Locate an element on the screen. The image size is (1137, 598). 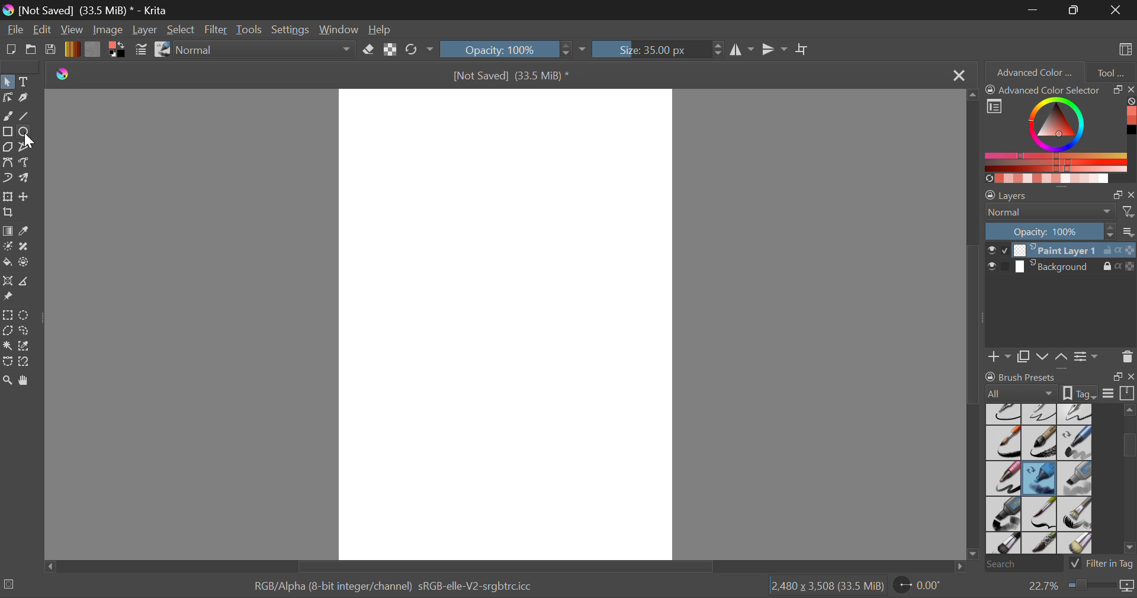
Reference Images is located at coordinates (10, 297).